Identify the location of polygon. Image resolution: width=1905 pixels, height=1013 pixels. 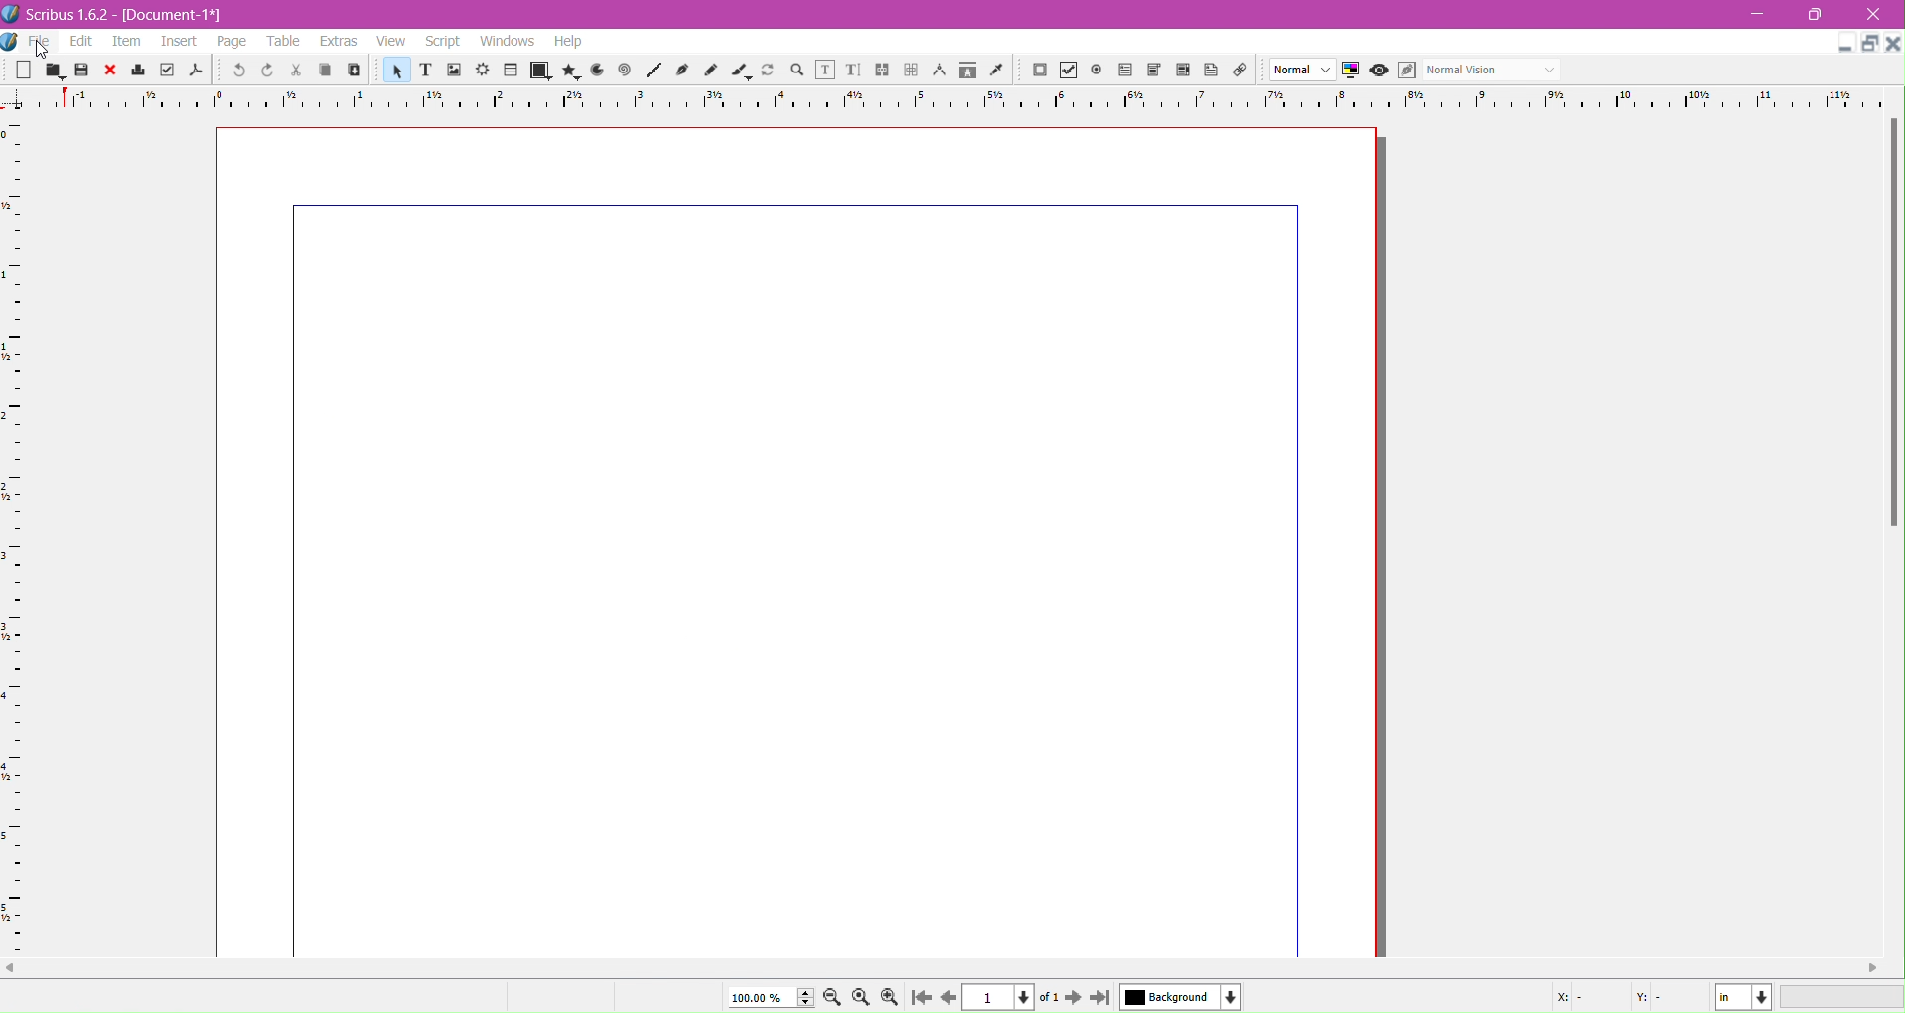
(565, 71).